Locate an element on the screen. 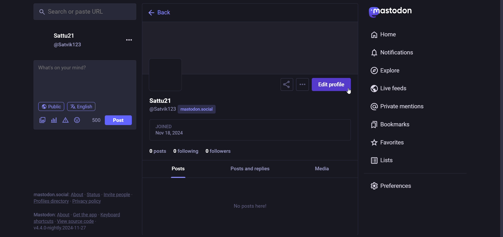 The width and height of the screenshot is (503, 237). joined is located at coordinates (167, 126).